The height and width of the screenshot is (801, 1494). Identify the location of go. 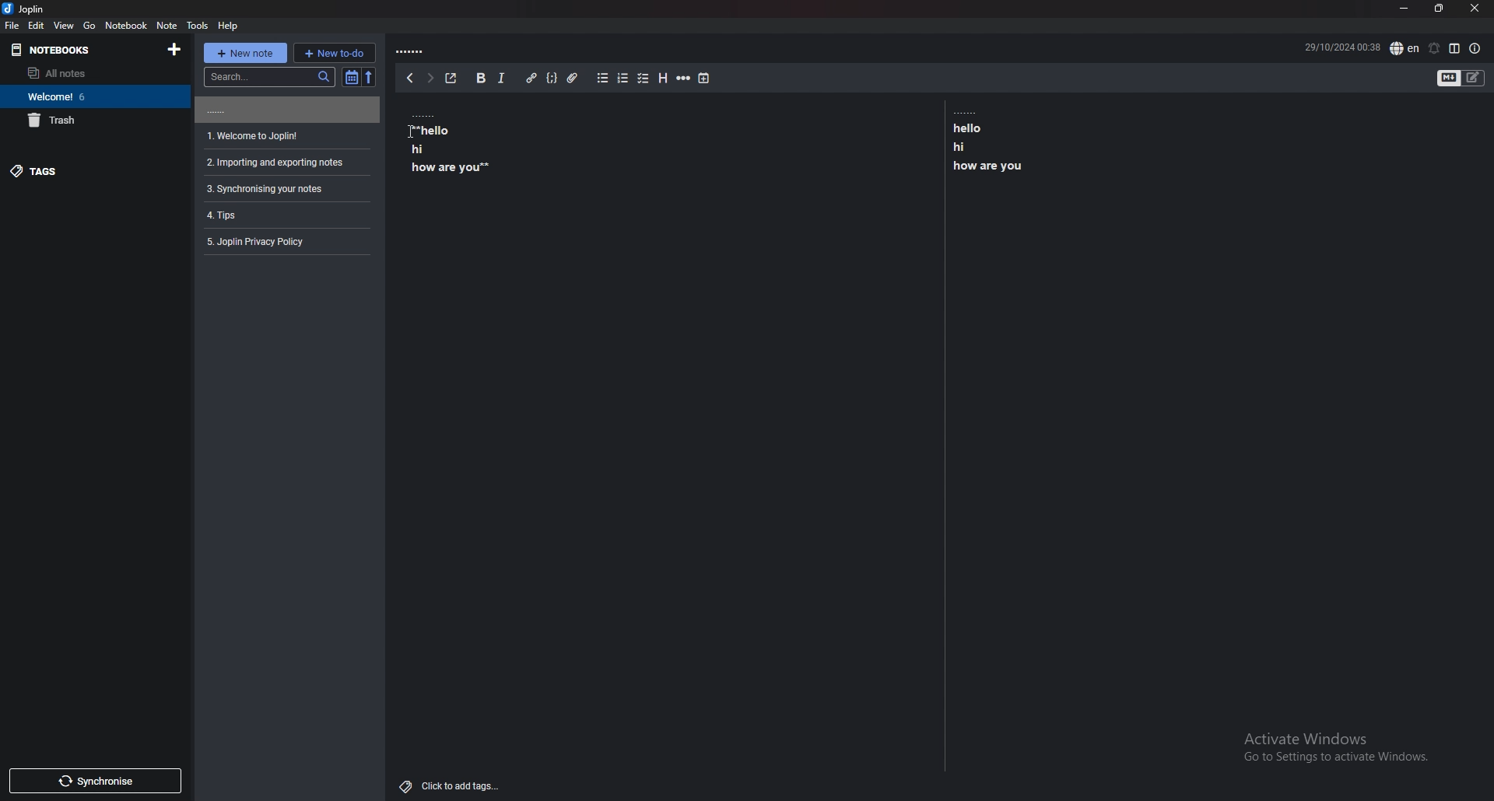
(89, 25).